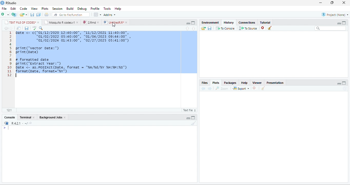 This screenshot has height=185, width=350. What do you see at coordinates (229, 23) in the screenshot?
I see `History` at bounding box center [229, 23].